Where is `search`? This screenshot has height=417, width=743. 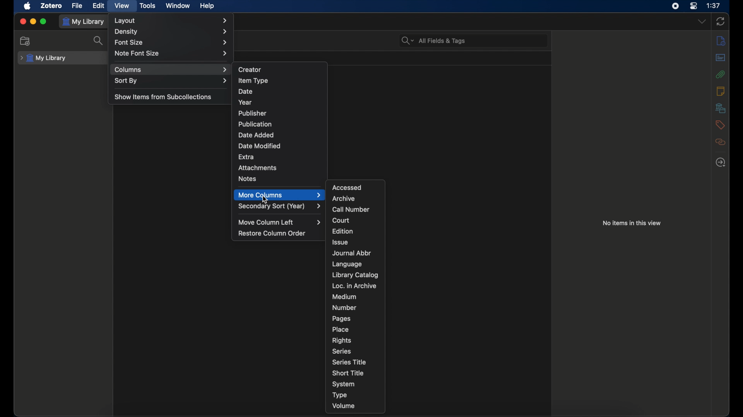 search is located at coordinates (99, 42).